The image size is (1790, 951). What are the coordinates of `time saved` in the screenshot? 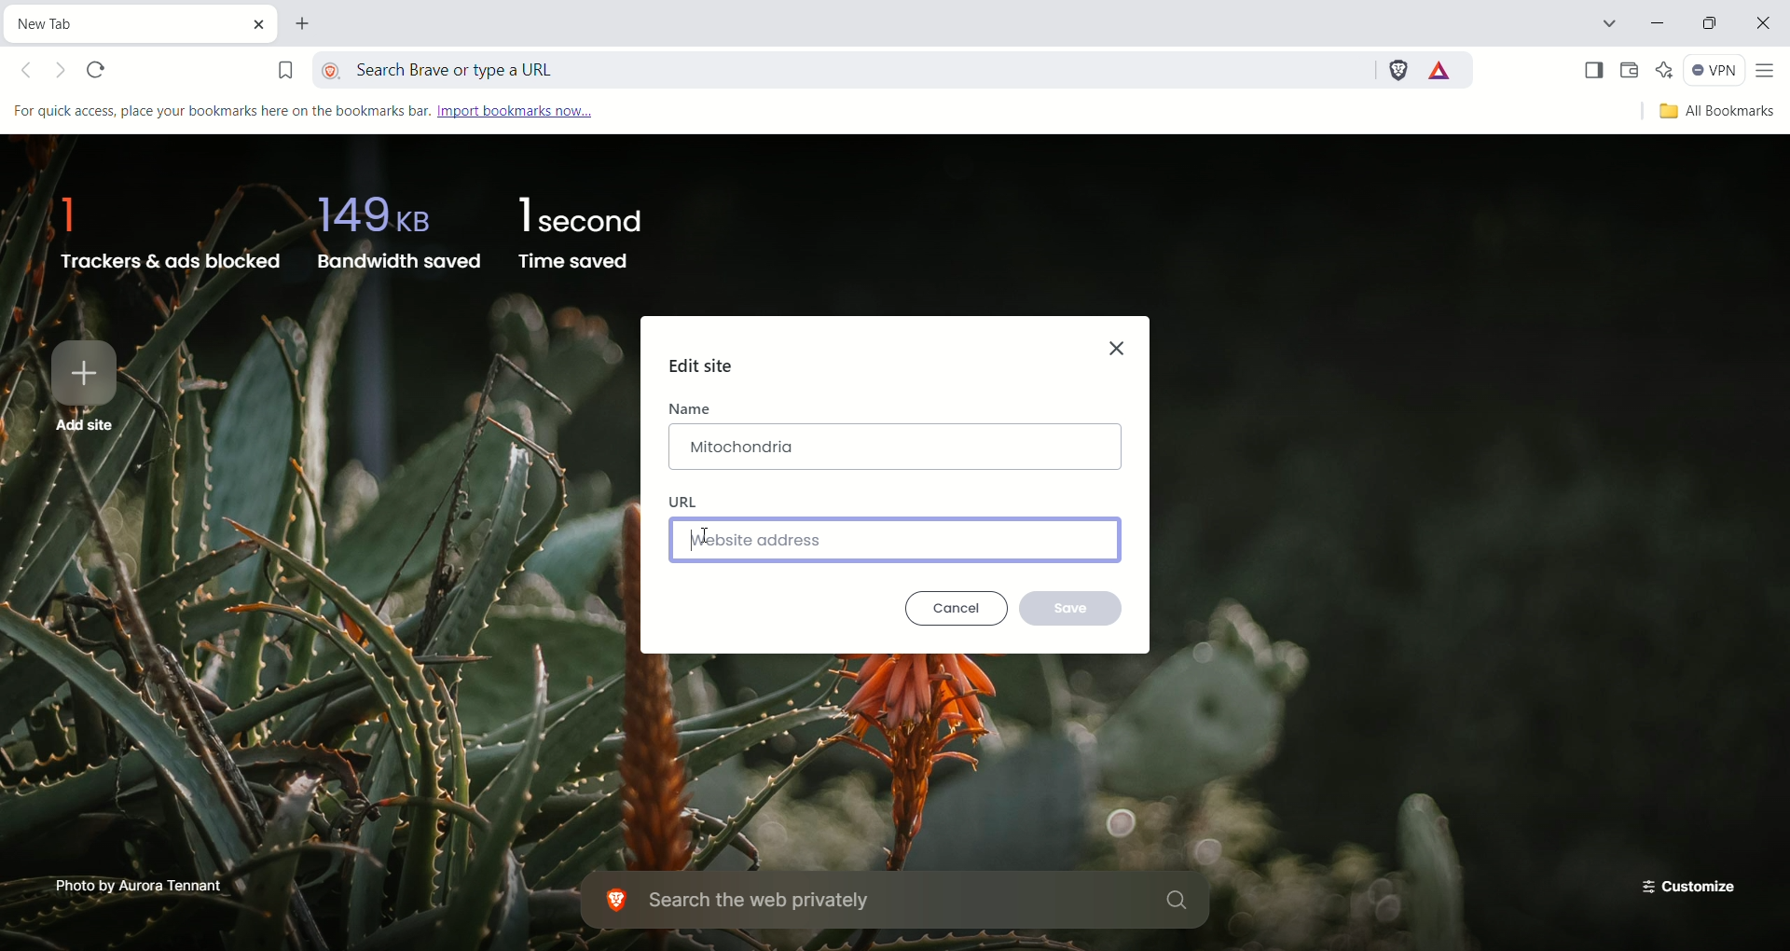 It's located at (585, 233).